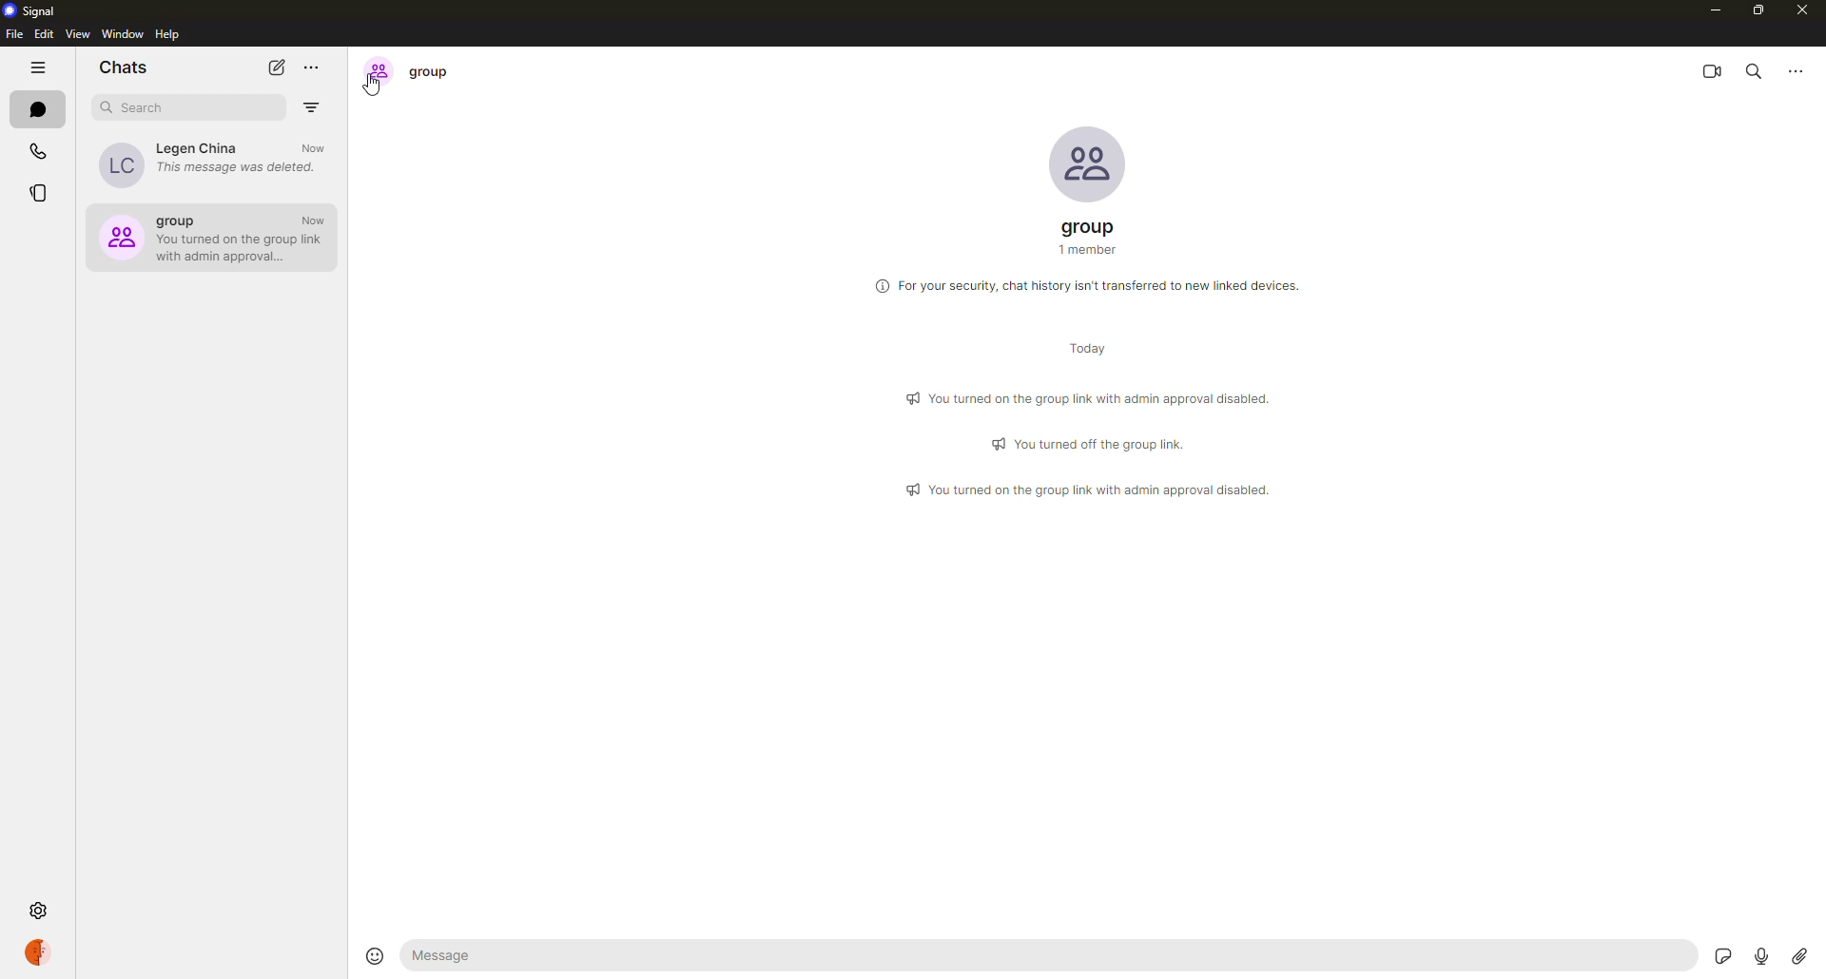  Describe the element at coordinates (40, 110) in the screenshot. I see `chats` at that location.